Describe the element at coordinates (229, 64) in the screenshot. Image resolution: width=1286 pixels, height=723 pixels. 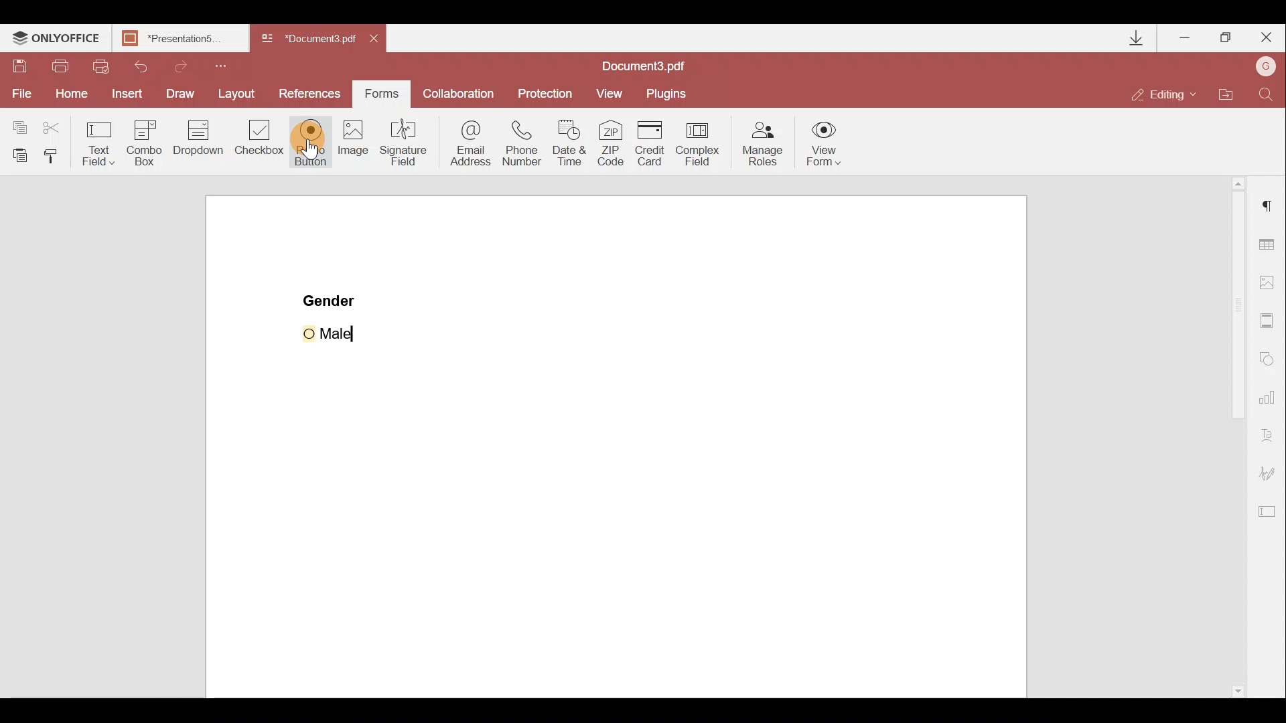
I see `Customize quick access toolbar` at that location.